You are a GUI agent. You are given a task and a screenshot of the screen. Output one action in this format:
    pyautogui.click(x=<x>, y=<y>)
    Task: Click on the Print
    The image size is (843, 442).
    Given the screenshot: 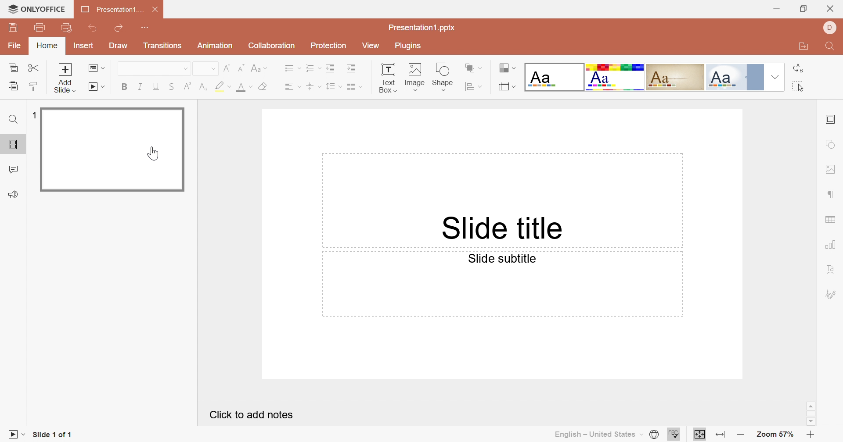 What is the action you would take?
    pyautogui.click(x=41, y=28)
    